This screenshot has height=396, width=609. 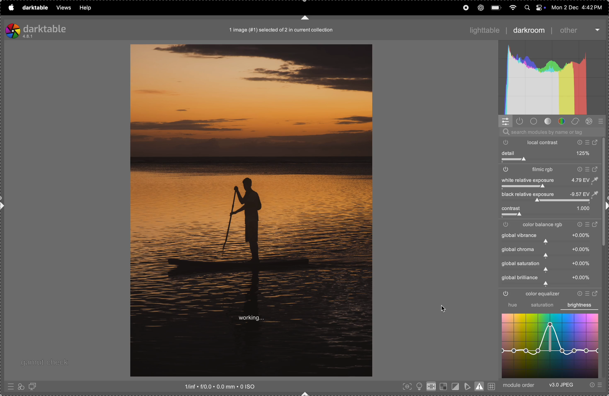 I want to click on battery, so click(x=496, y=7).